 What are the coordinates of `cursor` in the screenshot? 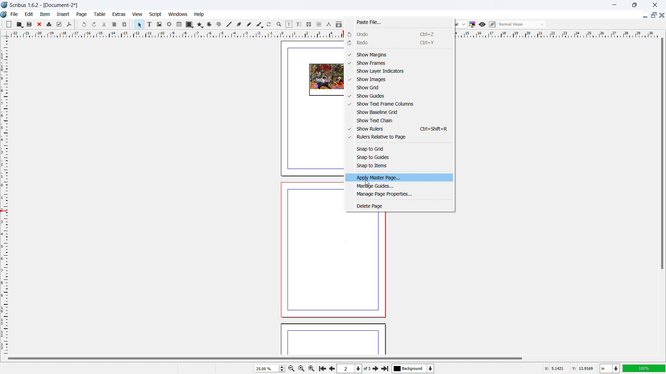 It's located at (367, 181).